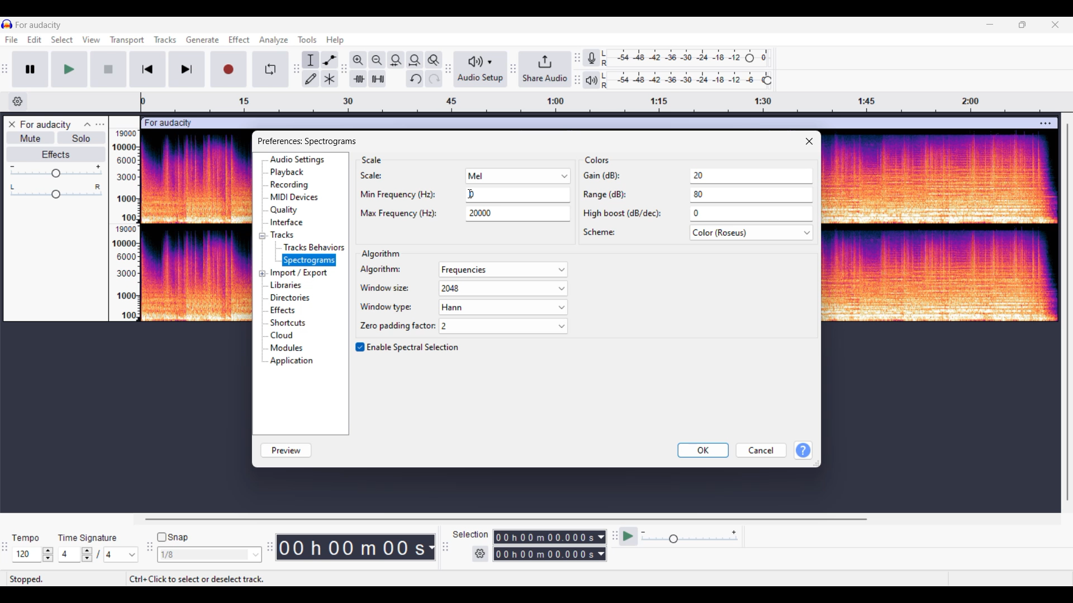 Image resolution: width=1073 pixels, height=603 pixels. I want to click on Tracks menu, so click(165, 40).